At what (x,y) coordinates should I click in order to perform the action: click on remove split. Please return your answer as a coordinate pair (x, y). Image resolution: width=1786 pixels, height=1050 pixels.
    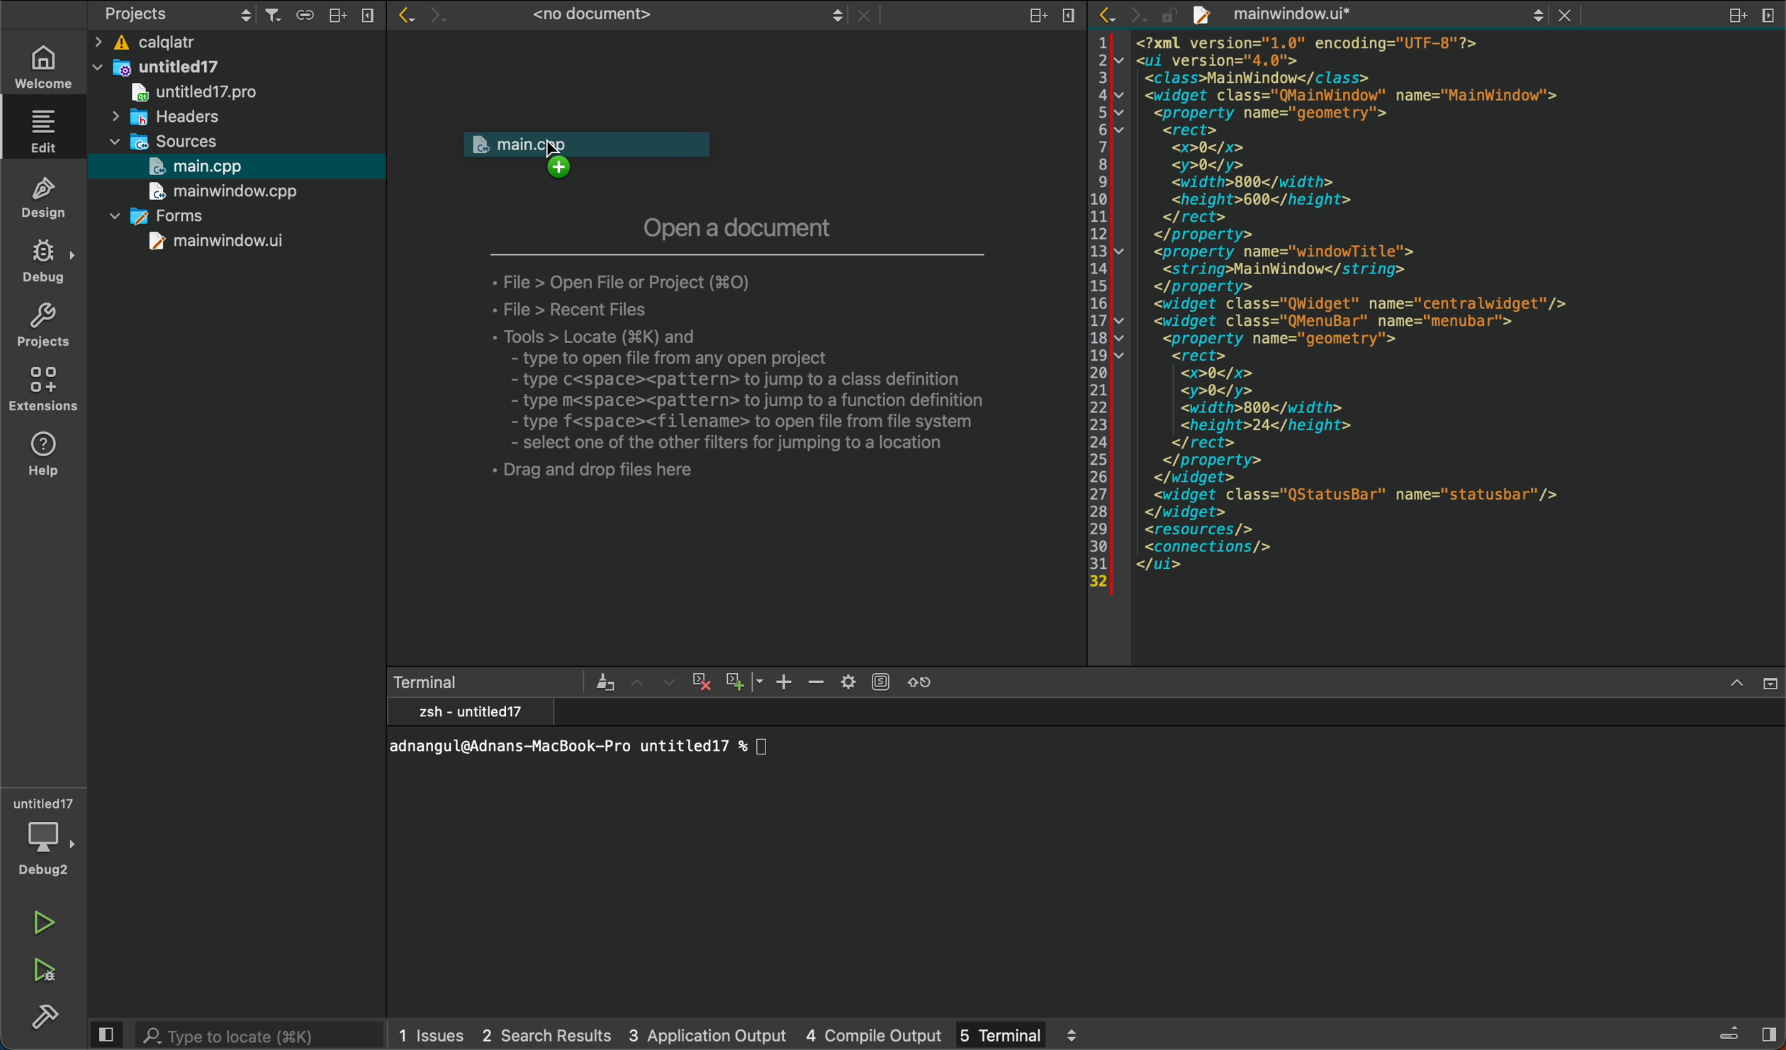
    Looking at the image, I should click on (1767, 16).